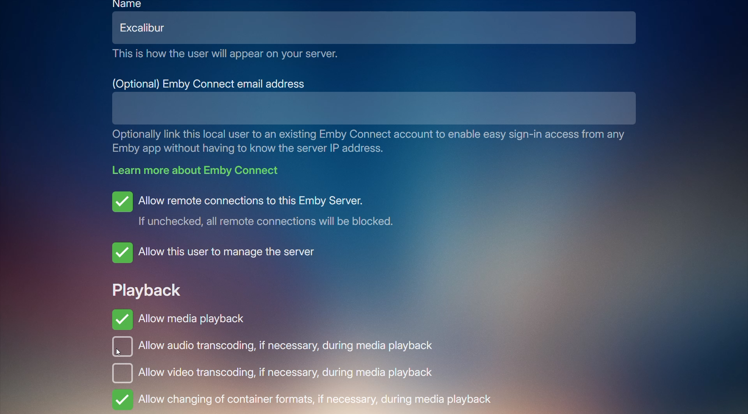 This screenshot has height=414, width=748. What do you see at coordinates (210, 83) in the screenshot?
I see `(Optional) Emby Connect email address` at bounding box center [210, 83].